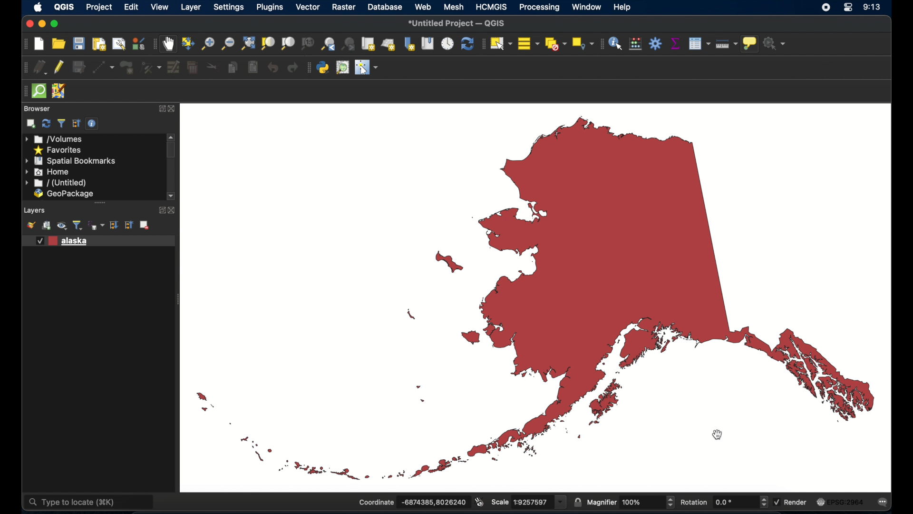  I want to click on Layers, so click(33, 210).